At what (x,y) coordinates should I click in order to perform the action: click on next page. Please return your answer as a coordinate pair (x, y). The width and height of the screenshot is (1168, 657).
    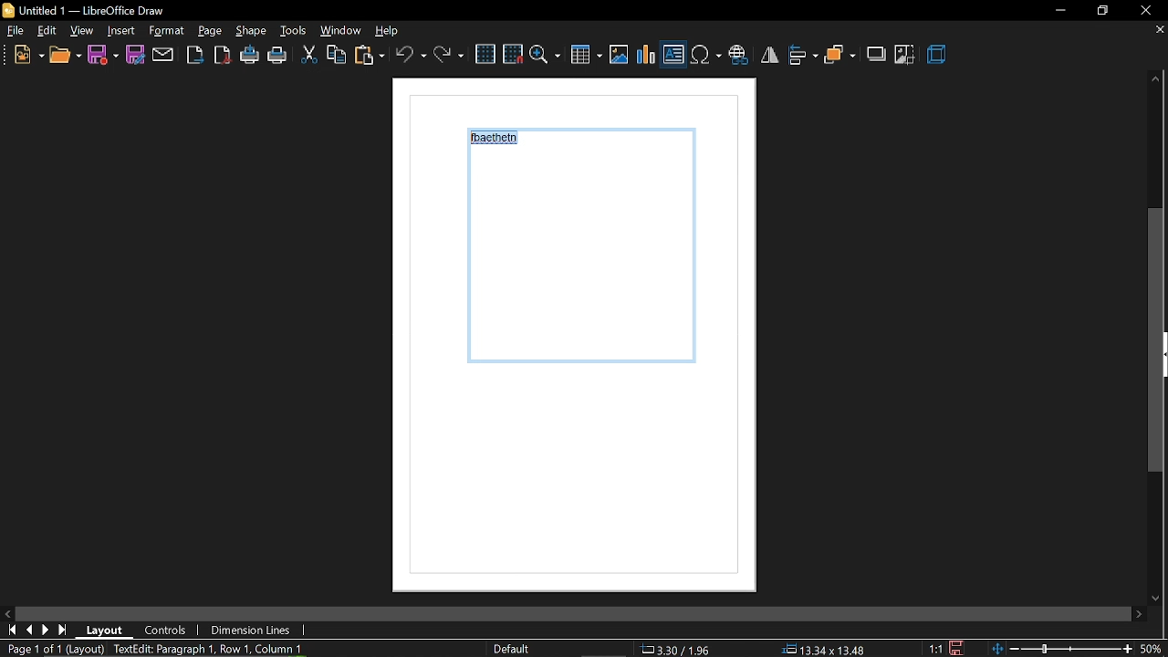
    Looking at the image, I should click on (46, 630).